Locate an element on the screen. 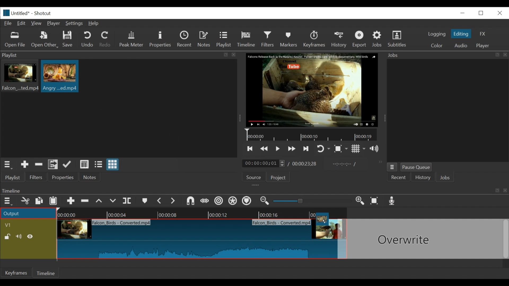 This screenshot has width=509, height=286. Help is located at coordinates (94, 24).